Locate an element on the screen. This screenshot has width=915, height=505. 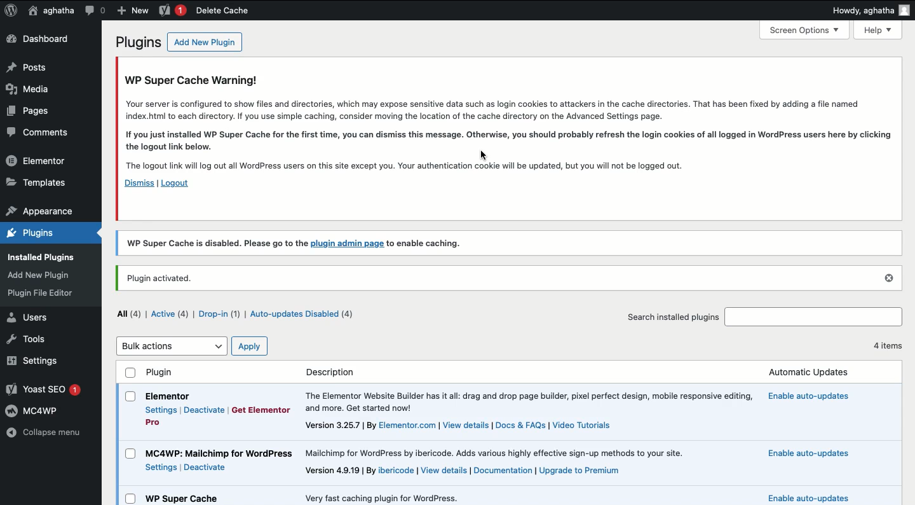
Plugin is located at coordinates (220, 453).